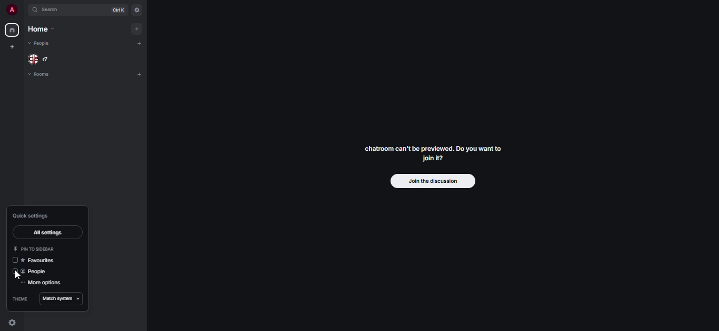 This screenshot has height=331, width=719. I want to click on quick settings, so click(13, 323).